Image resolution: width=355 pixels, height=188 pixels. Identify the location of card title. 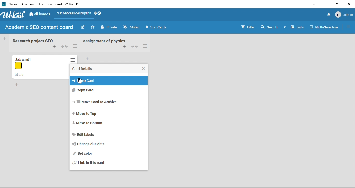
(27, 58).